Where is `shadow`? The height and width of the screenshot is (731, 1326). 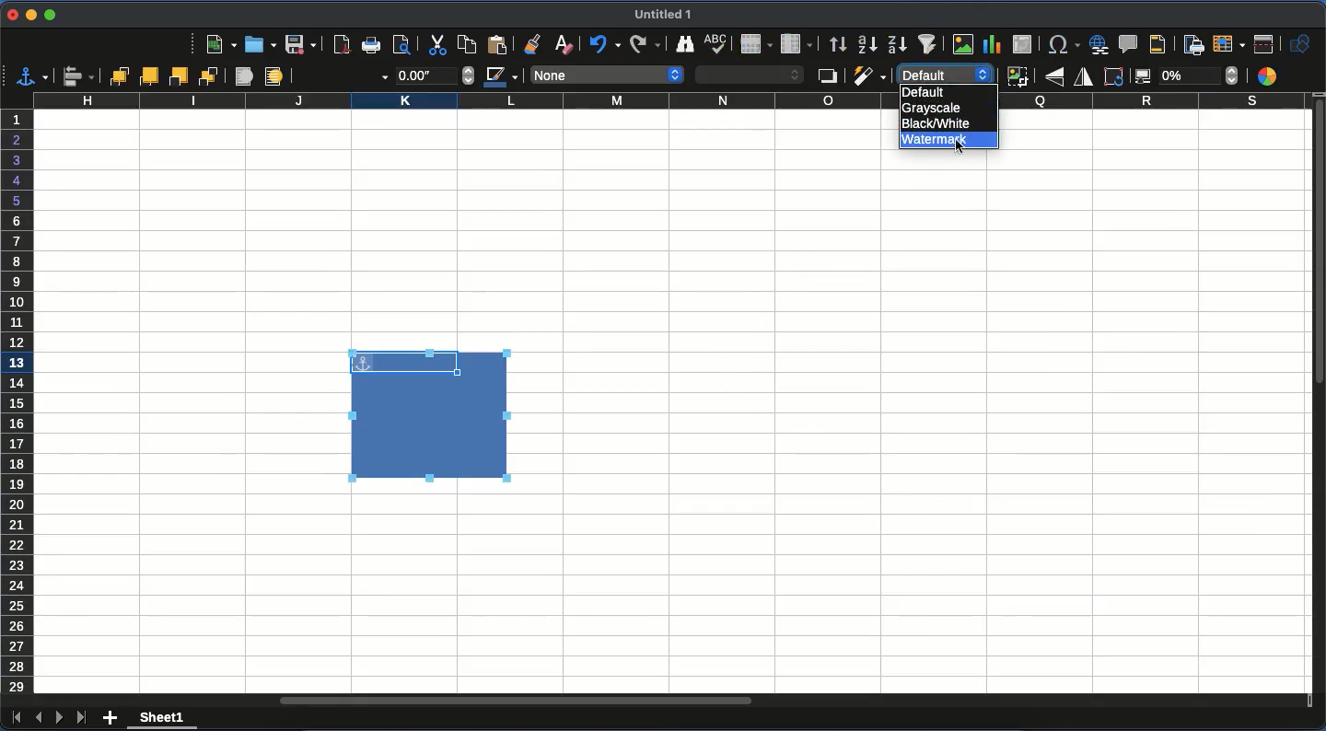 shadow is located at coordinates (827, 77).